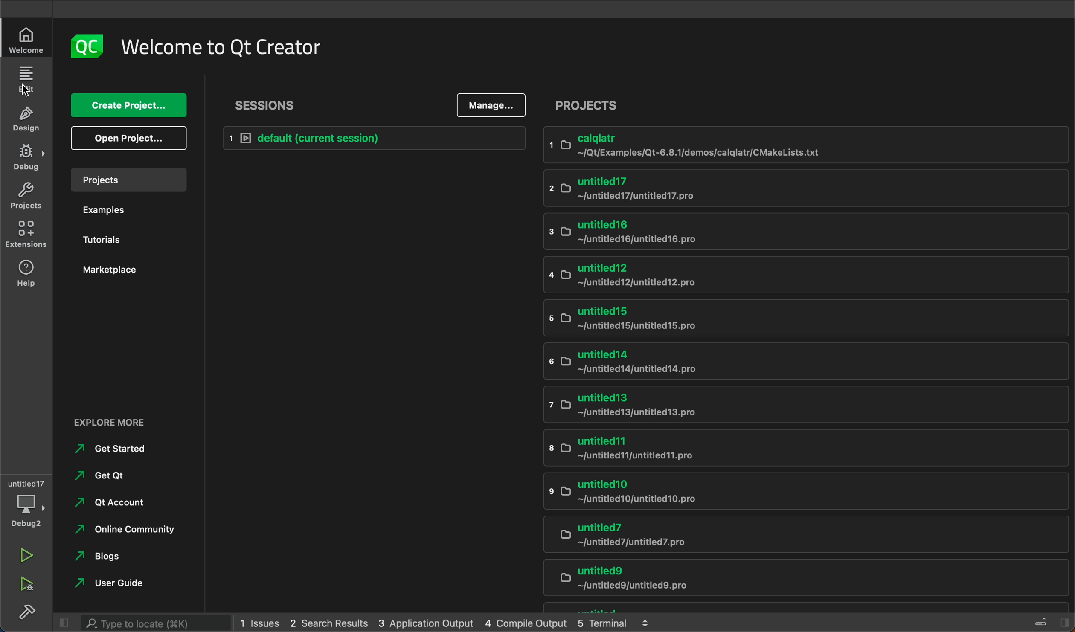 The width and height of the screenshot is (1075, 632). What do you see at coordinates (128, 180) in the screenshot?
I see `projects` at bounding box center [128, 180].